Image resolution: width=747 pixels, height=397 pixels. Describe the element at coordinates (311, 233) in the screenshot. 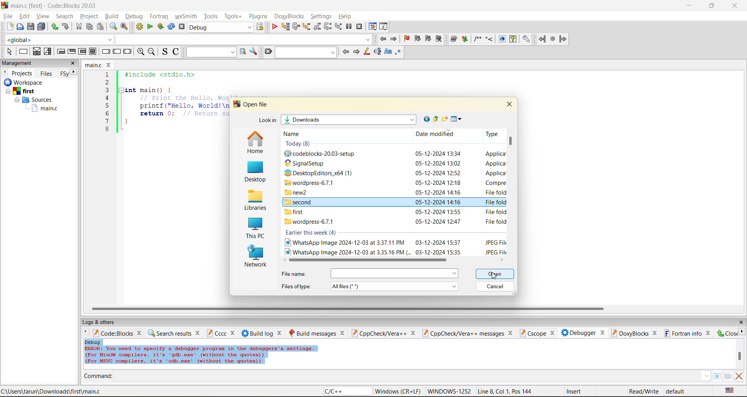

I see `earlier this week` at that location.